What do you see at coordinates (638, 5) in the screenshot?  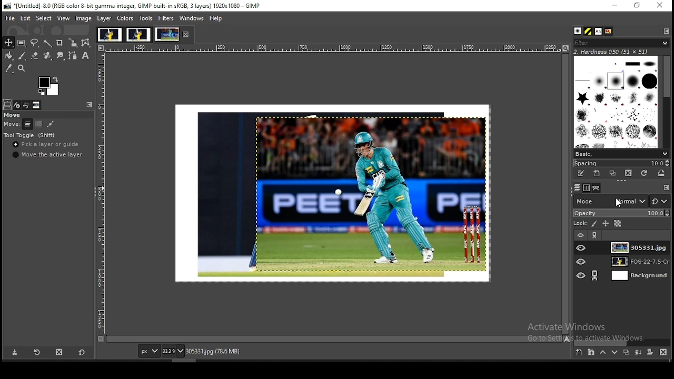 I see `restore` at bounding box center [638, 5].